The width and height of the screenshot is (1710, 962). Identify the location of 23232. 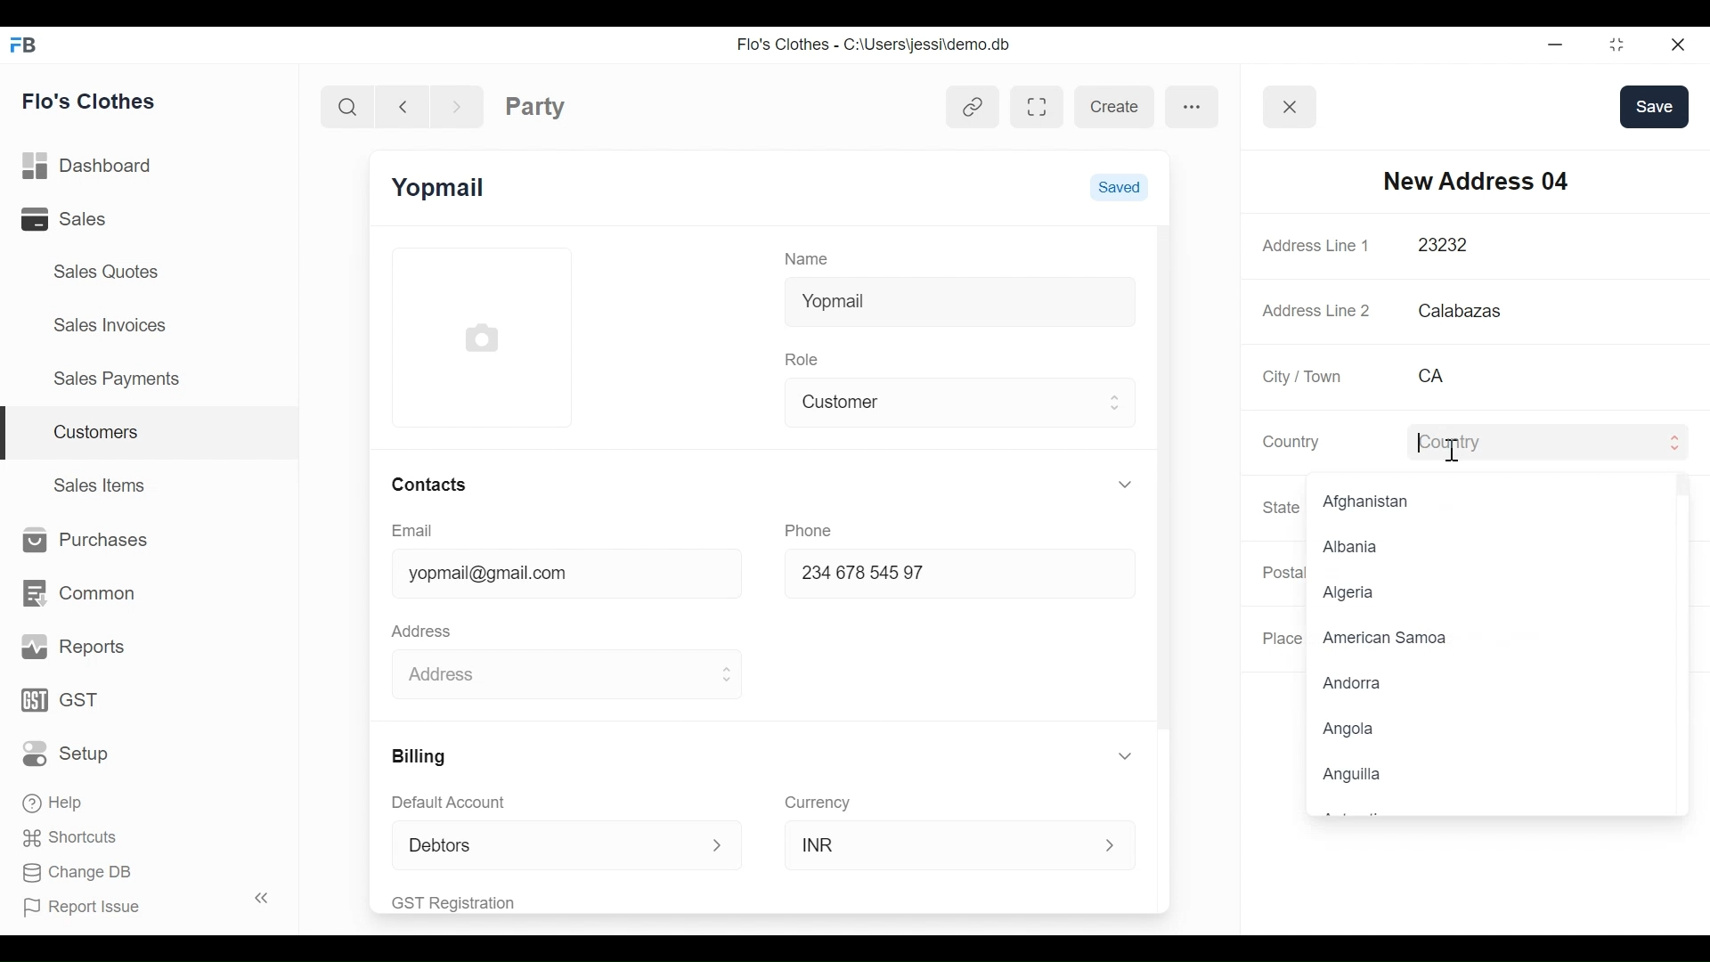
(1529, 246).